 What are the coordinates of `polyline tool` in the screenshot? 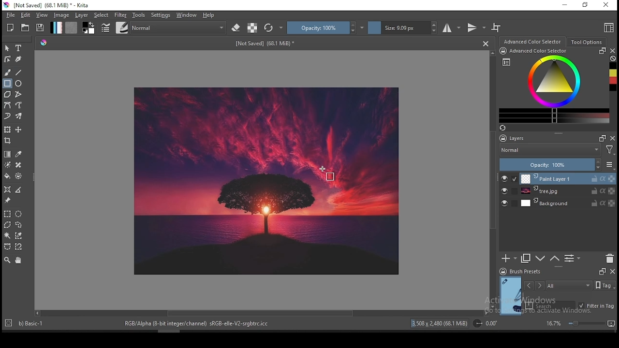 It's located at (18, 94).